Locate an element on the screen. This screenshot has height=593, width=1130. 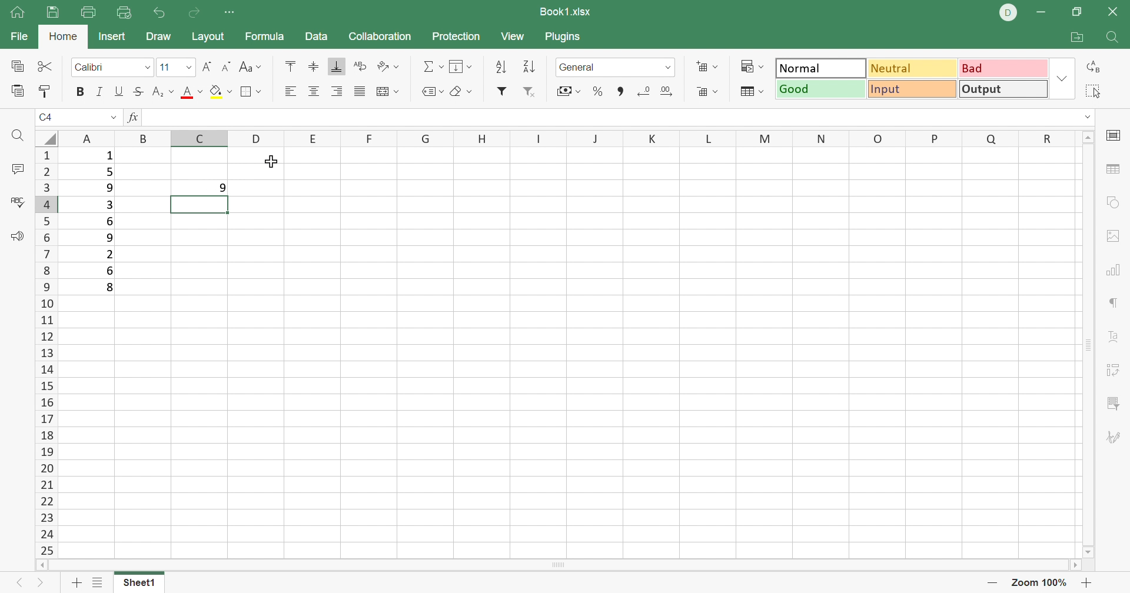
Cut is located at coordinates (45, 66).